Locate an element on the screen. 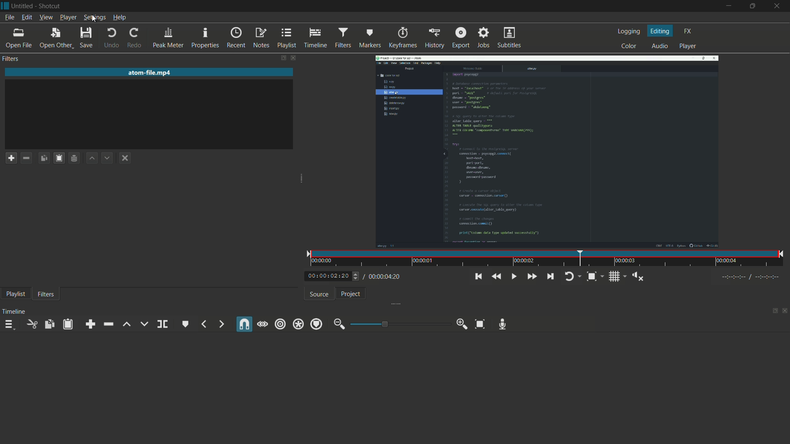 This screenshot has width=790, height=444. move filter up is located at coordinates (93, 157).